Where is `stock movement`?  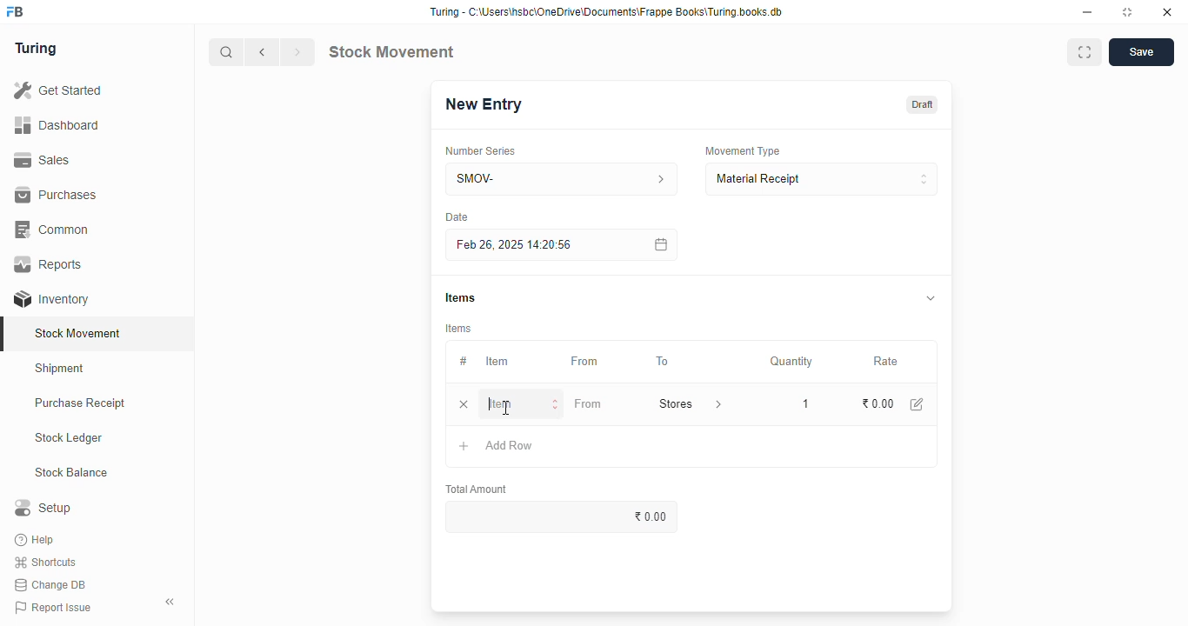 stock movement is located at coordinates (390, 51).